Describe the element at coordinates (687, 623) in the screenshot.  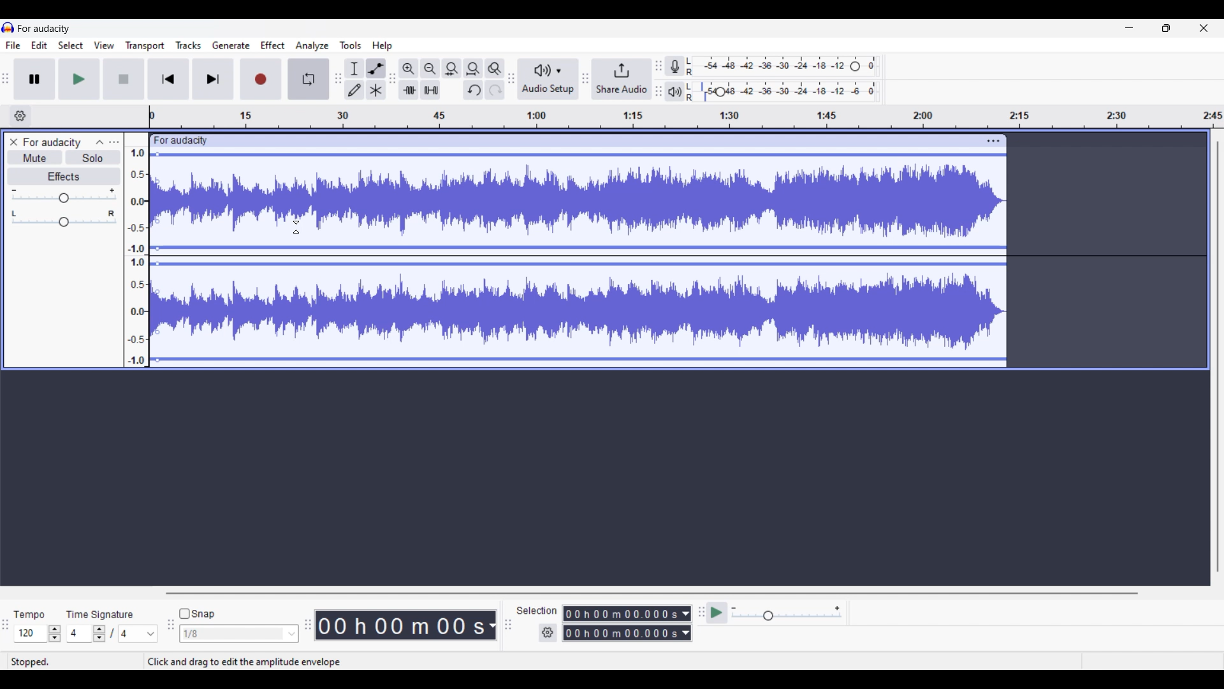
I see `Duration measurement` at that location.